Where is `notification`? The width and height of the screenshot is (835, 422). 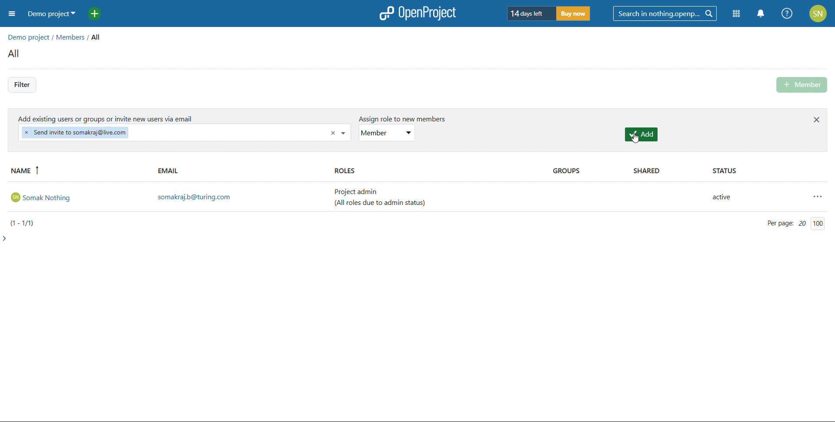 notification is located at coordinates (762, 13).